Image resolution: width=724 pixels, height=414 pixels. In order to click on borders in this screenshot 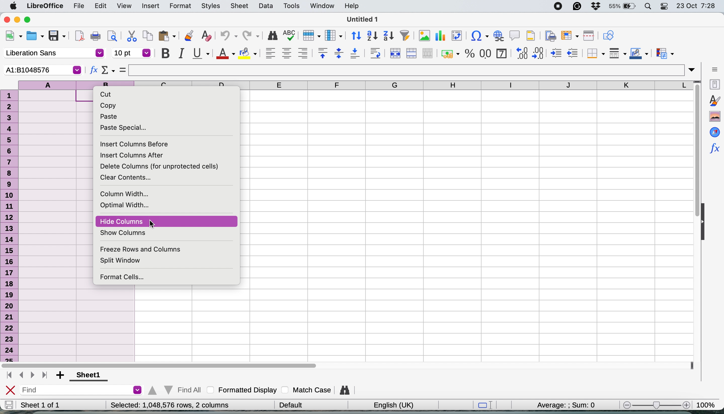, I will do `click(594, 53)`.